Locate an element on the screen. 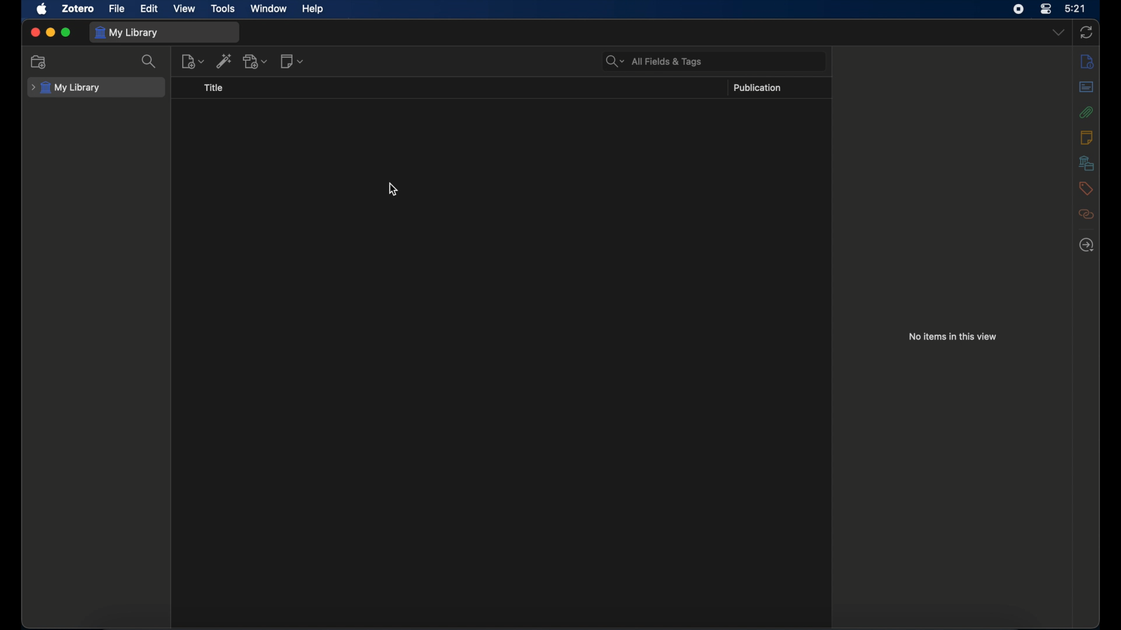 This screenshot has width=1121, height=630. my library is located at coordinates (126, 33).